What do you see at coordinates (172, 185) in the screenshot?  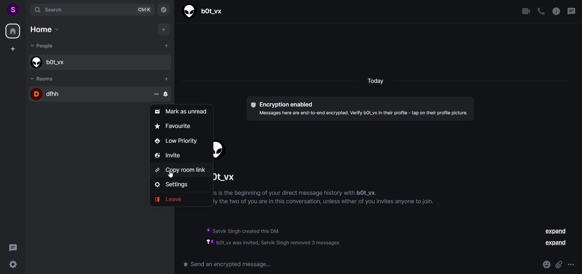 I see `setting` at bounding box center [172, 185].